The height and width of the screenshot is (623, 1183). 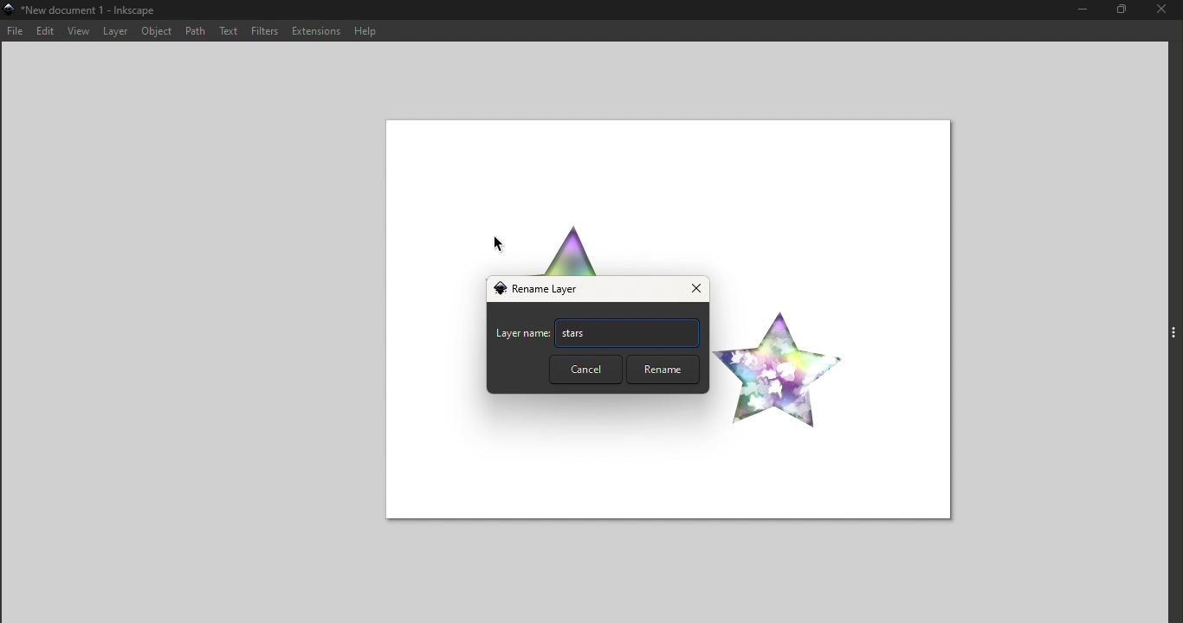 What do you see at coordinates (265, 30) in the screenshot?
I see `filters` at bounding box center [265, 30].